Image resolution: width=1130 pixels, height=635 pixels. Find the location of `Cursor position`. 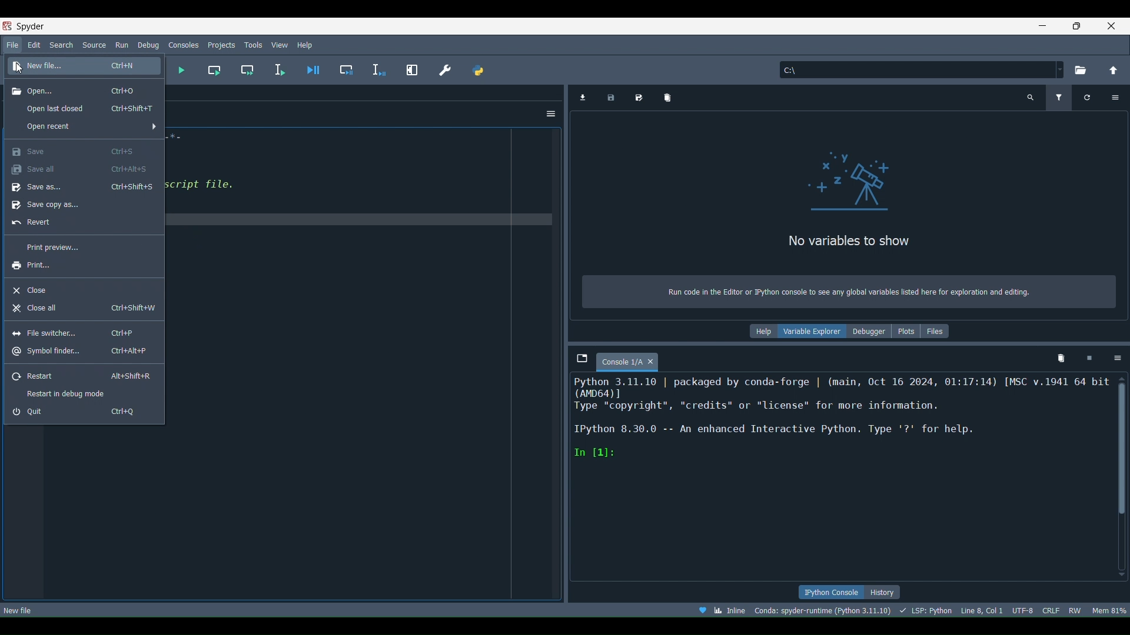

Cursor position is located at coordinates (983, 610).